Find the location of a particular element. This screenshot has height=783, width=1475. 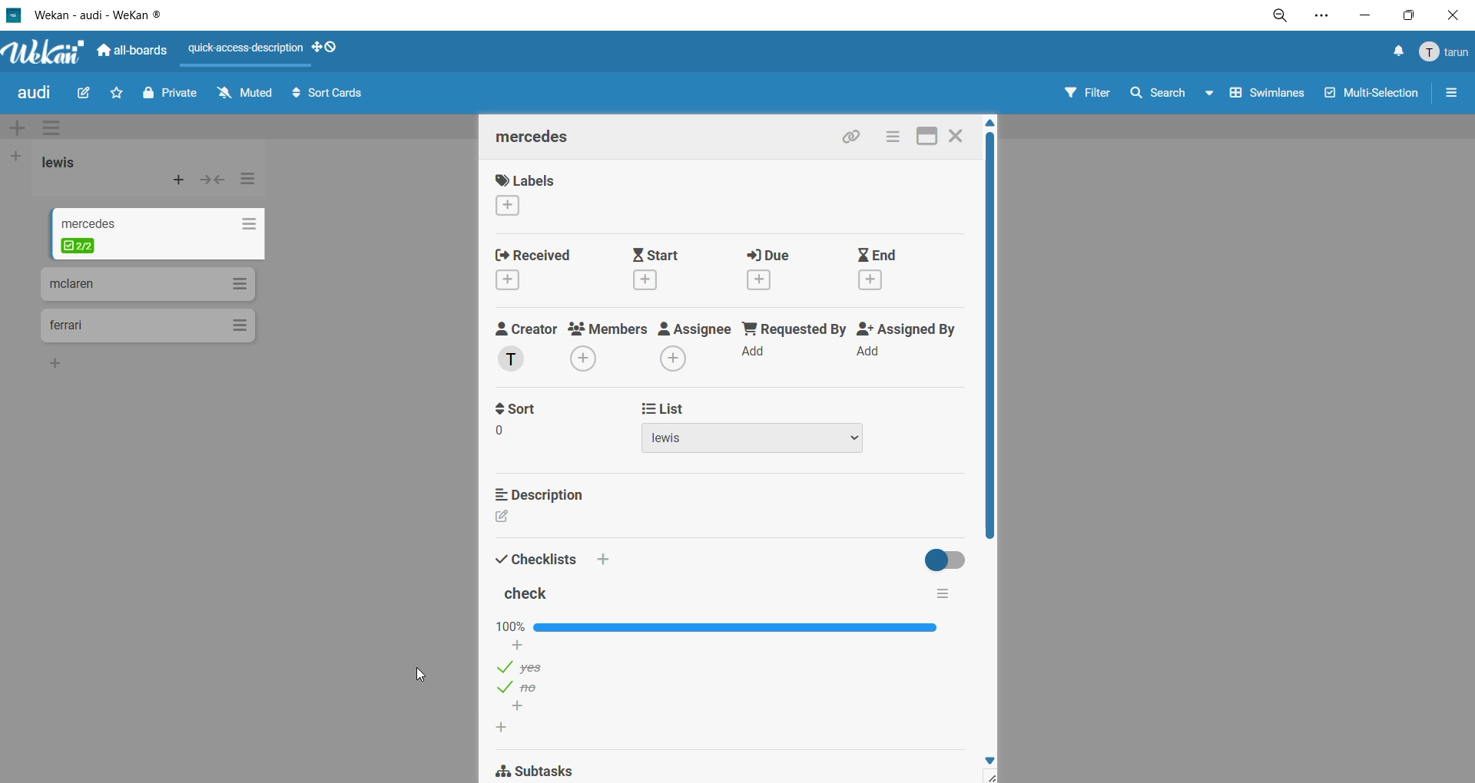

close is located at coordinates (960, 137).